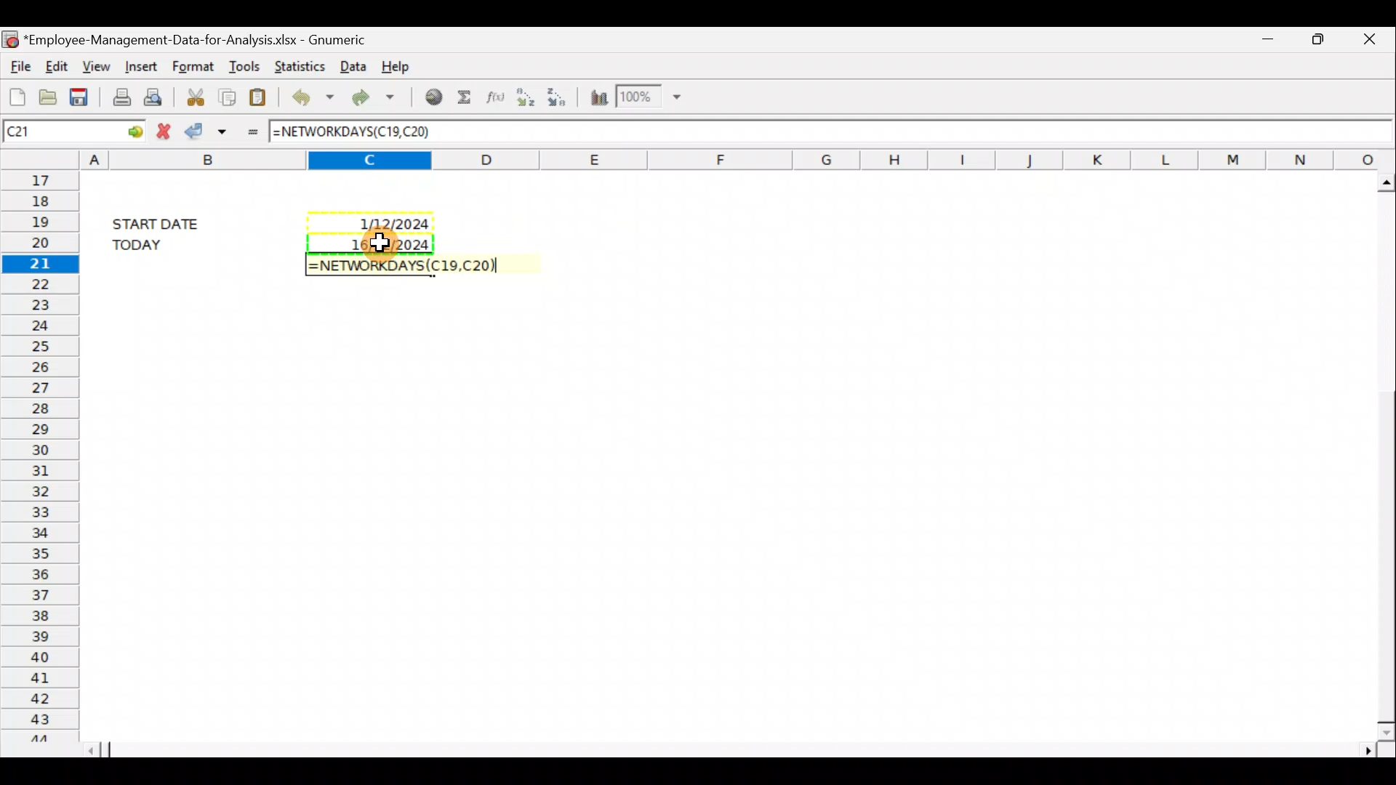 Image resolution: width=1396 pixels, height=785 pixels. Describe the element at coordinates (158, 96) in the screenshot. I see `Print preview` at that location.